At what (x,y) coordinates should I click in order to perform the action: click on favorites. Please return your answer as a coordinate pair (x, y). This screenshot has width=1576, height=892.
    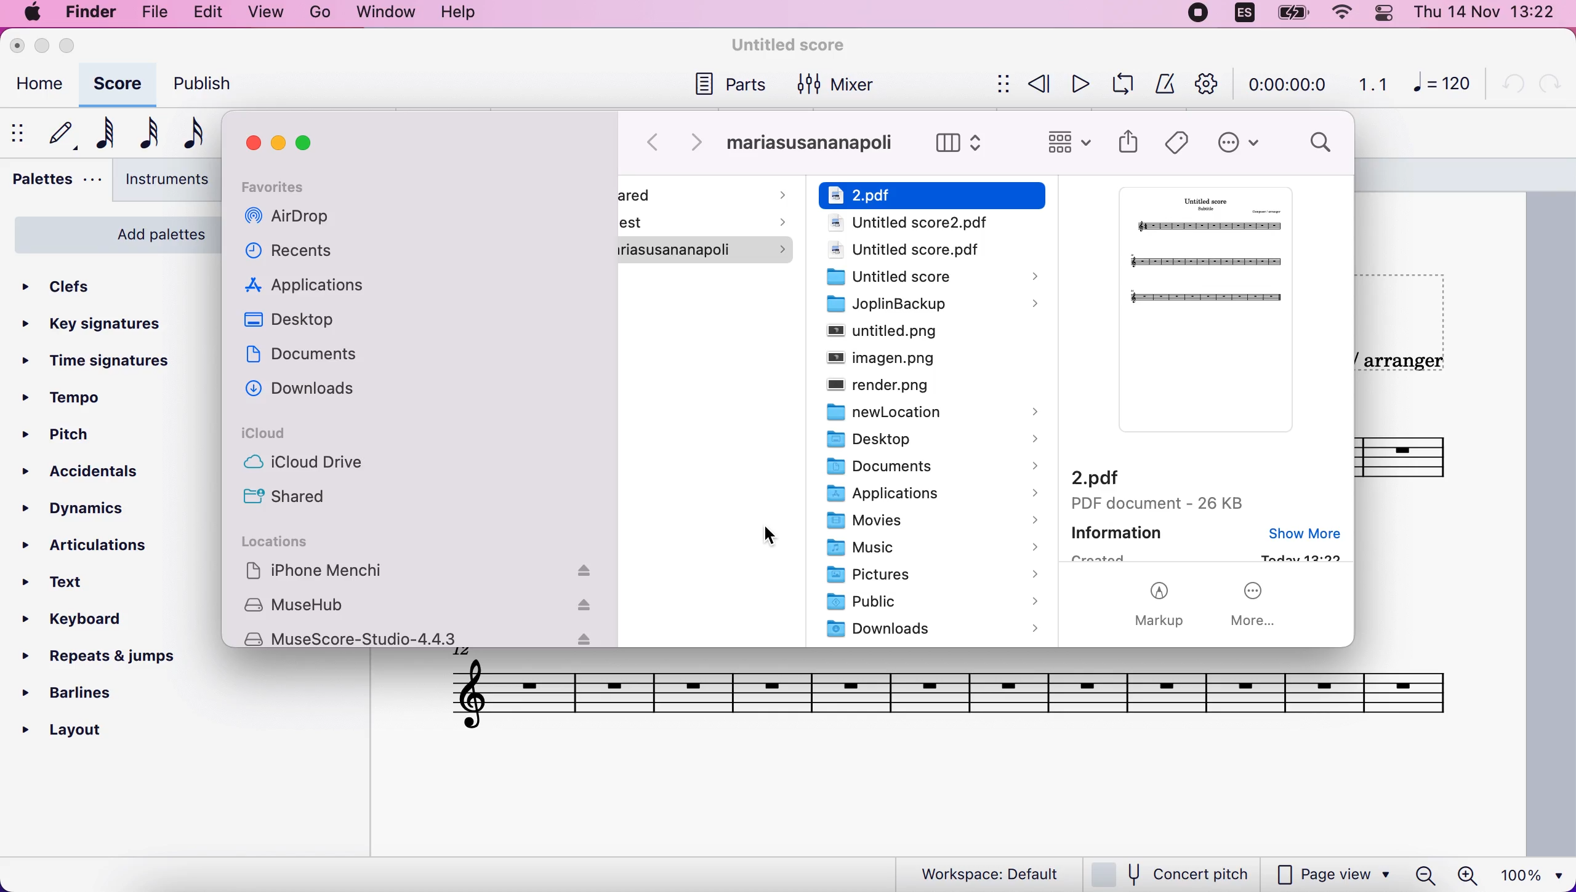
    Looking at the image, I should click on (299, 186).